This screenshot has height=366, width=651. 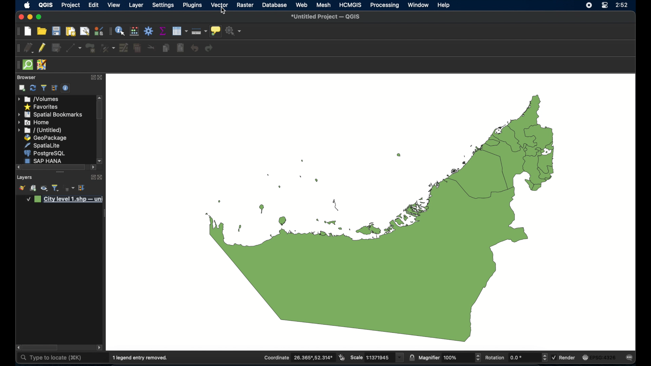 What do you see at coordinates (236, 31) in the screenshot?
I see `no action selected` at bounding box center [236, 31].